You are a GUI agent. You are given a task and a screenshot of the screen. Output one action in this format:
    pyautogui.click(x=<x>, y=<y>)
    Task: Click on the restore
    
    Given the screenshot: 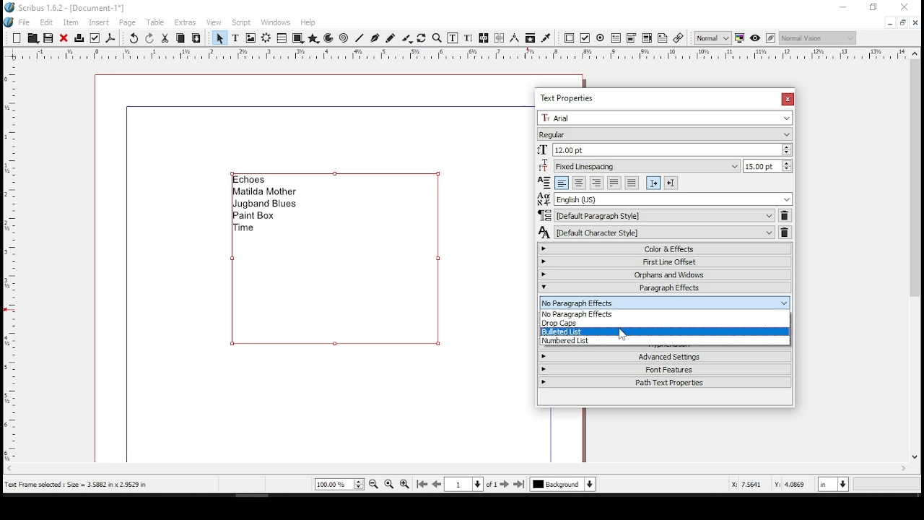 What is the action you would take?
    pyautogui.click(x=902, y=22)
    